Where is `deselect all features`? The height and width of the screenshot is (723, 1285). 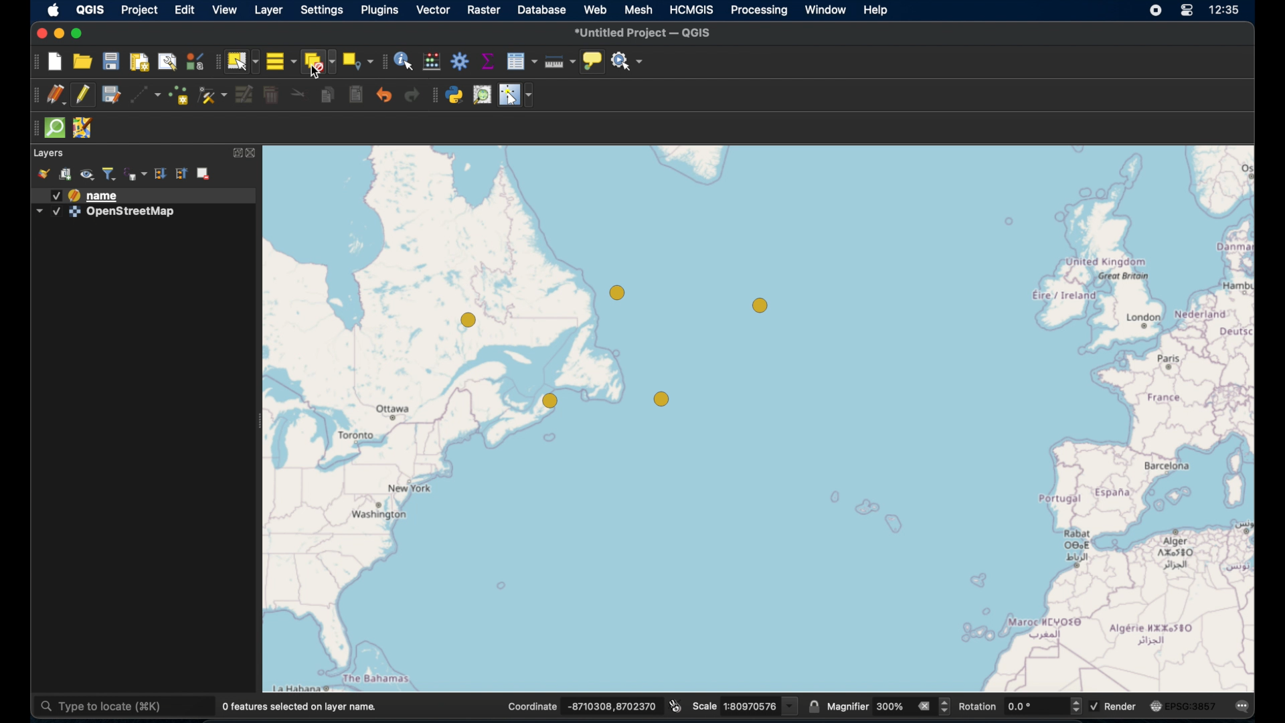 deselect all features is located at coordinates (319, 64).